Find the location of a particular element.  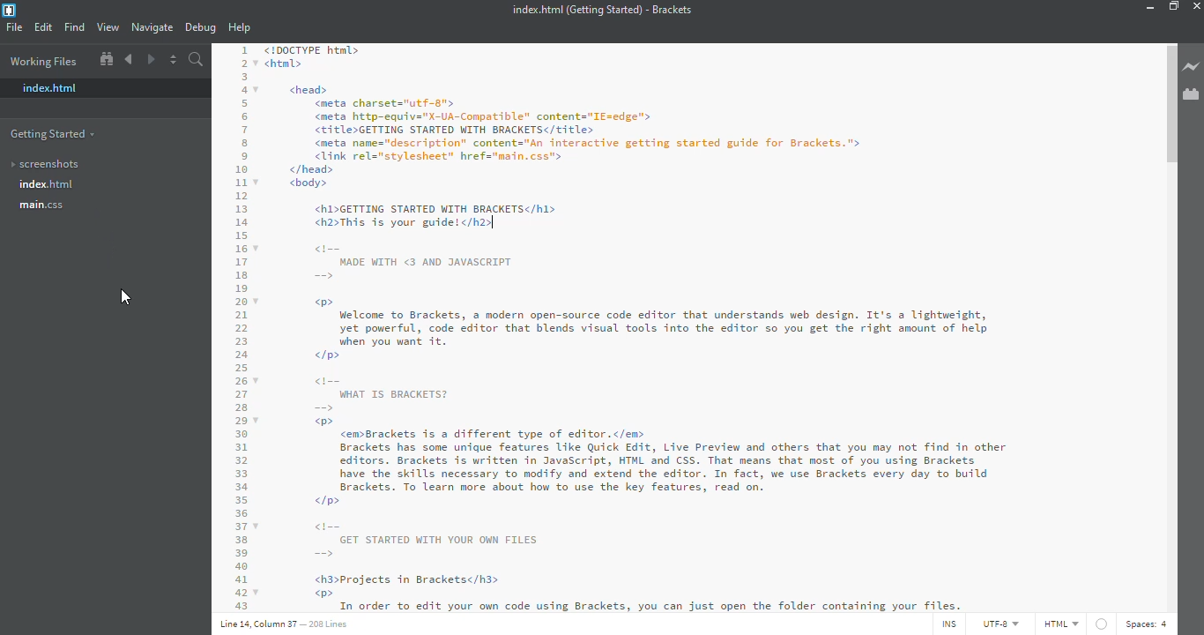

go back is located at coordinates (129, 59).